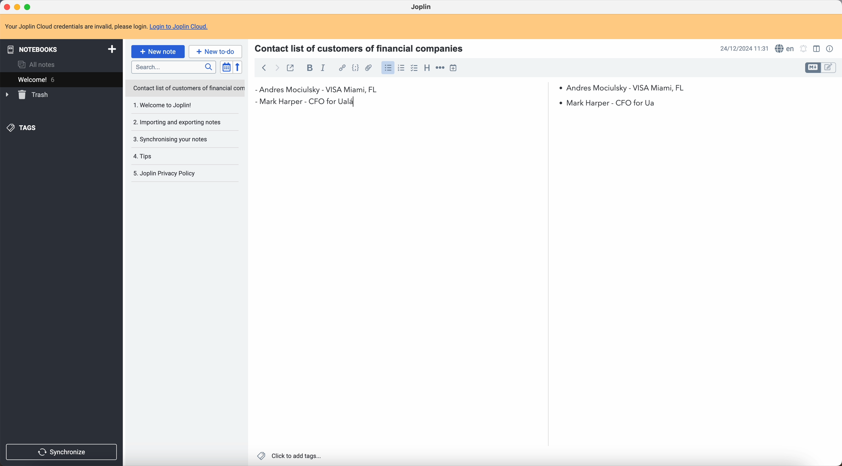 This screenshot has width=842, height=466. Describe the element at coordinates (355, 68) in the screenshot. I see `code` at that location.